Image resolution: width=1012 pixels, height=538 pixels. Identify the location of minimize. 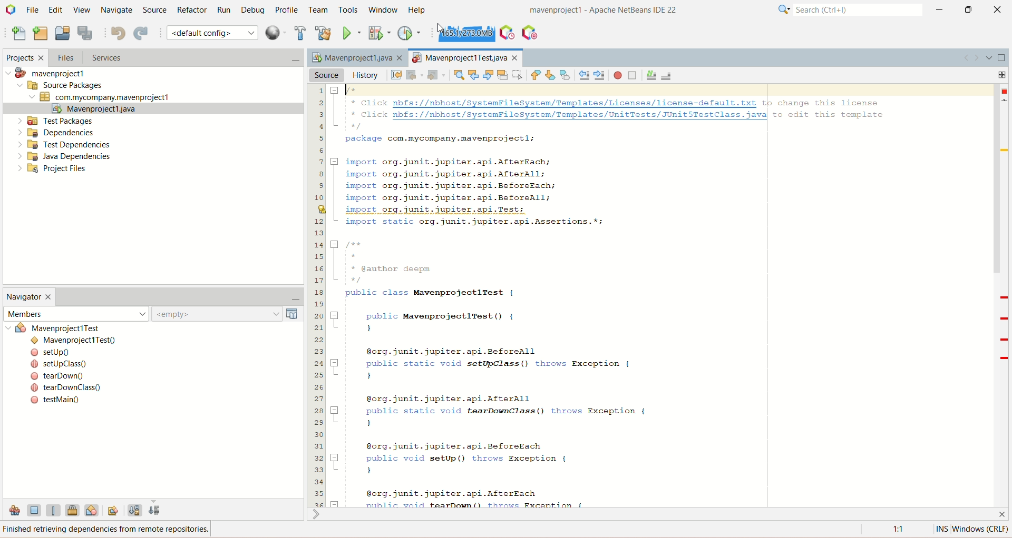
(940, 9).